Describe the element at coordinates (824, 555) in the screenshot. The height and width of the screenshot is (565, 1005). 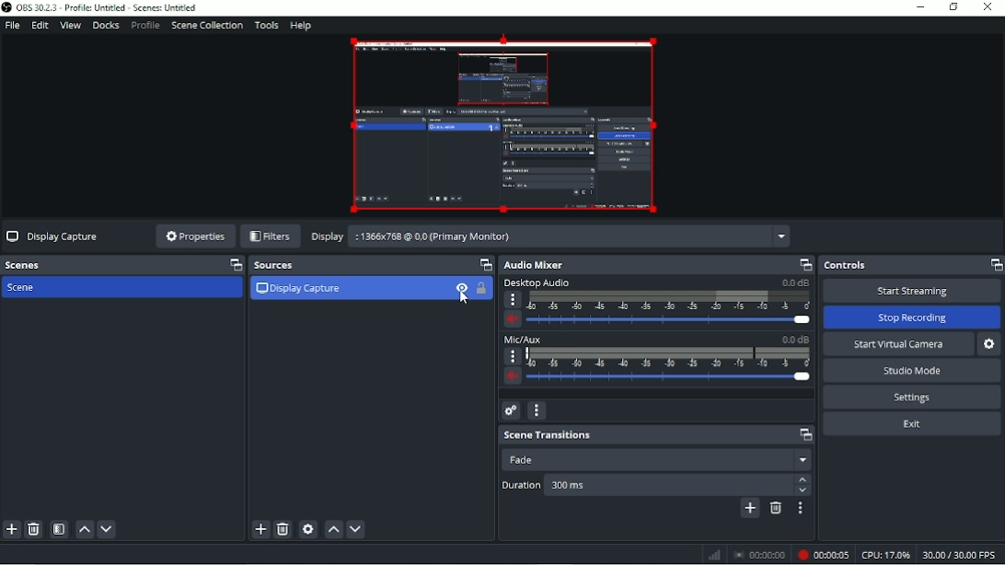
I see `Recording` at that location.